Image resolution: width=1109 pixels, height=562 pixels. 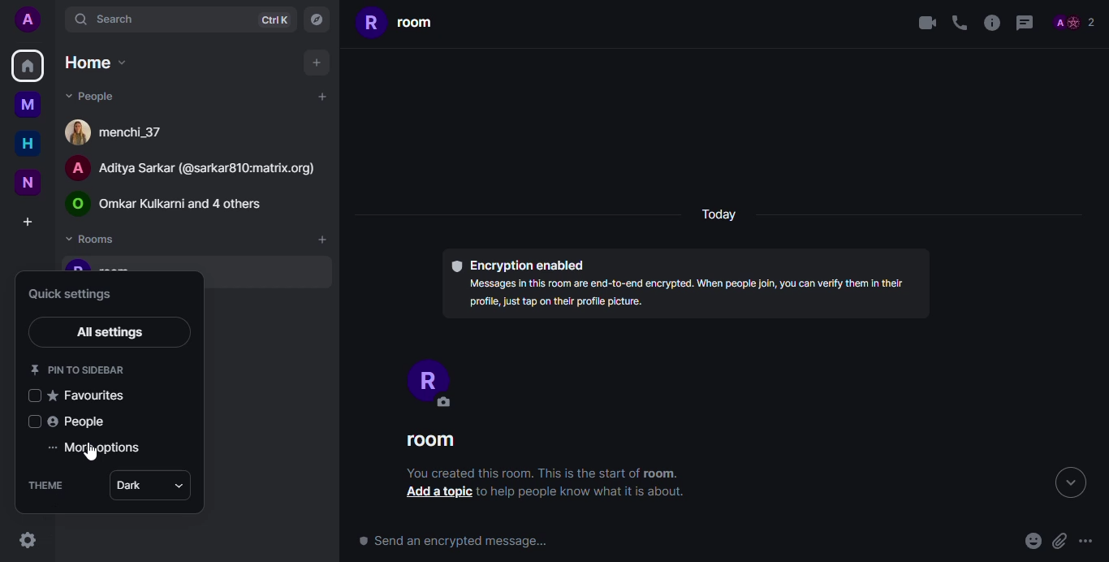 I want to click on menchi_37 room , so click(x=116, y=132).